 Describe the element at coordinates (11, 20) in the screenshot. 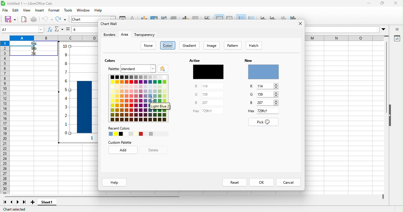

I see `save` at that location.